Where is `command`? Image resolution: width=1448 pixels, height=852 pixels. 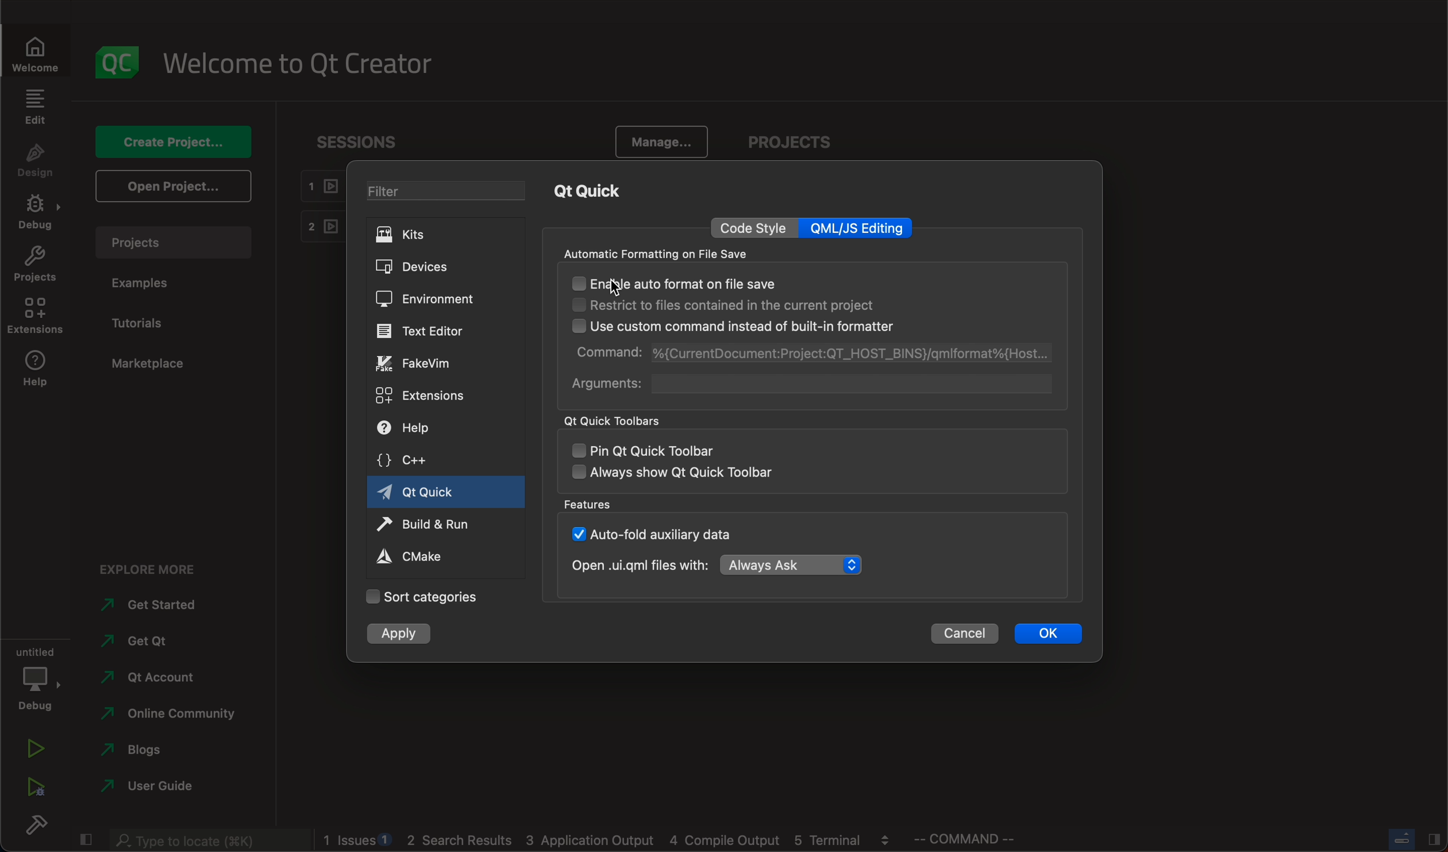
command is located at coordinates (814, 352).